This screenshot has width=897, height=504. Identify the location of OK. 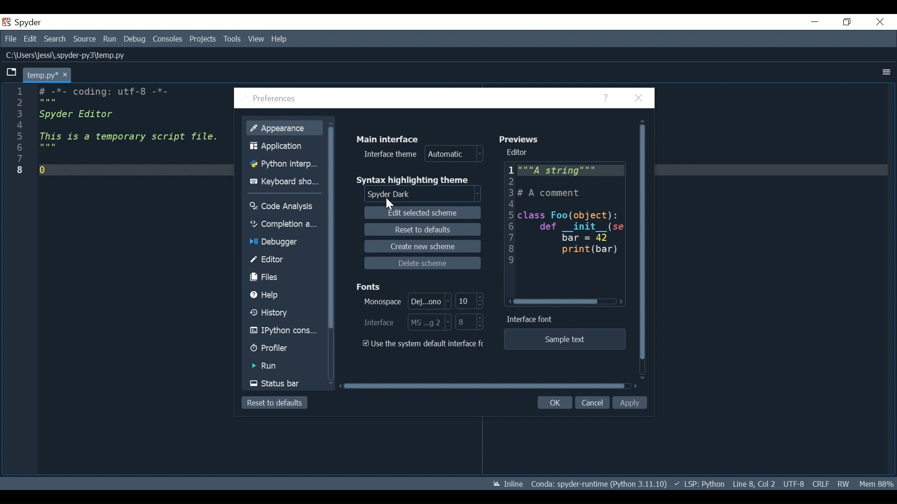
(555, 403).